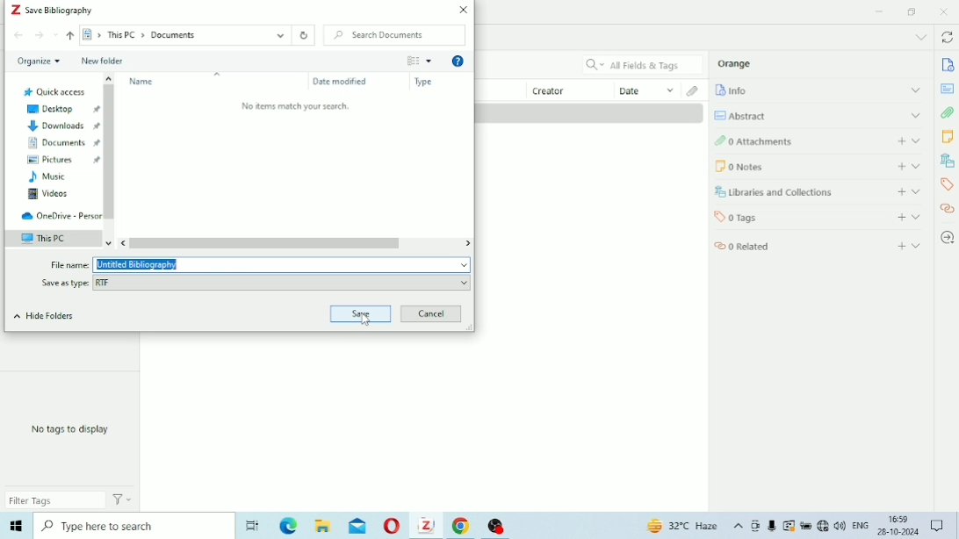 This screenshot has width=959, height=539. I want to click on Related, so click(947, 208).